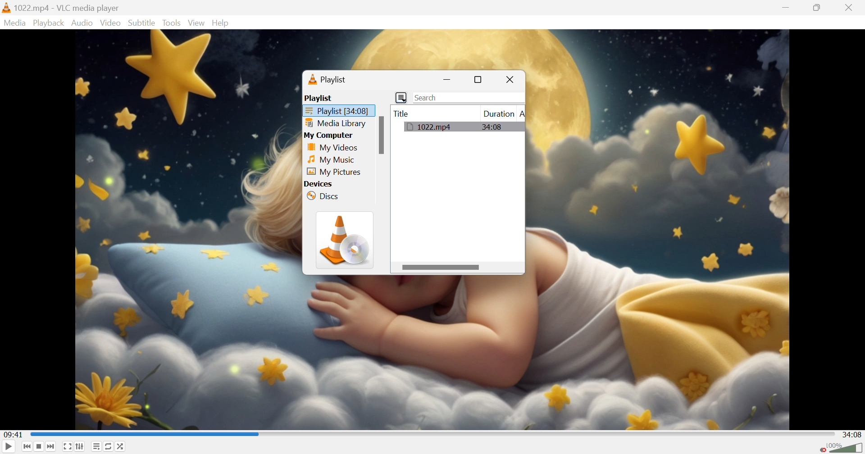 Image resolution: width=865 pixels, height=454 pixels. Describe the element at coordinates (61, 6) in the screenshot. I see `1022.mp4 - VLC media player` at that location.